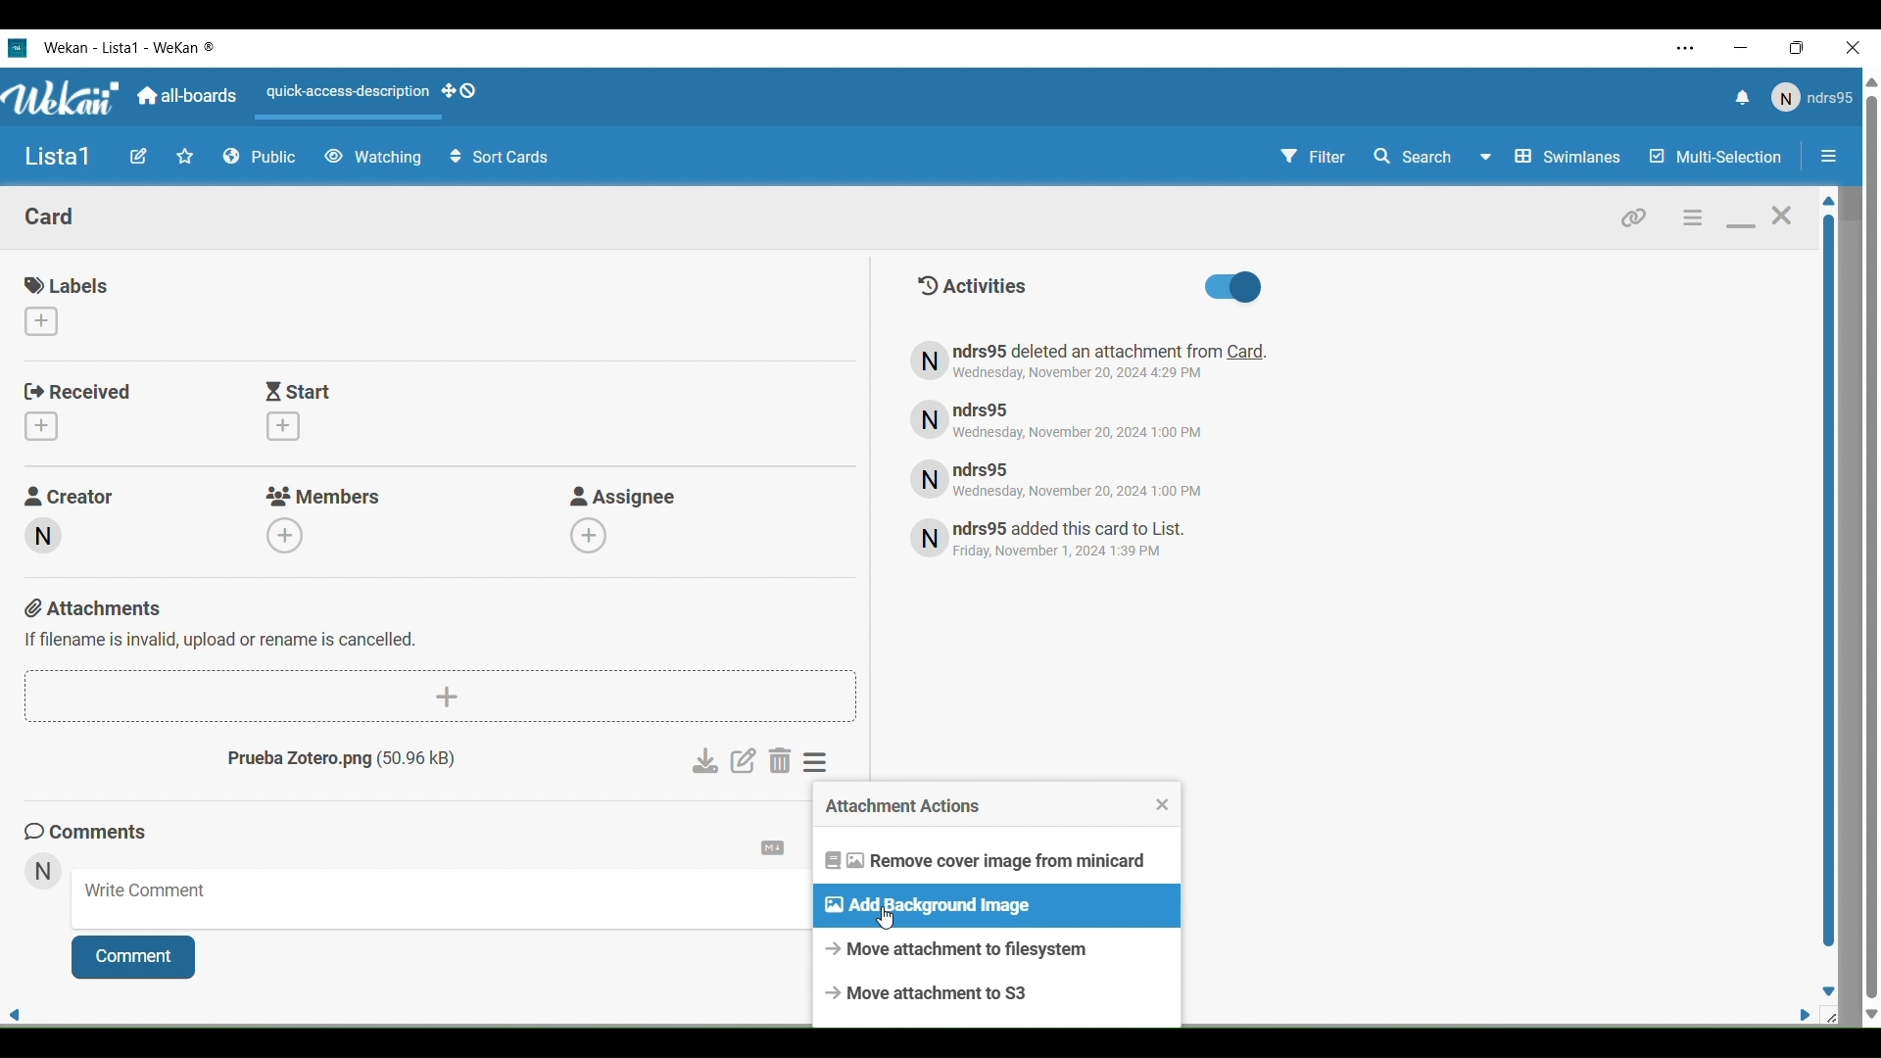  Describe the element at coordinates (72, 494) in the screenshot. I see `Creator` at that location.